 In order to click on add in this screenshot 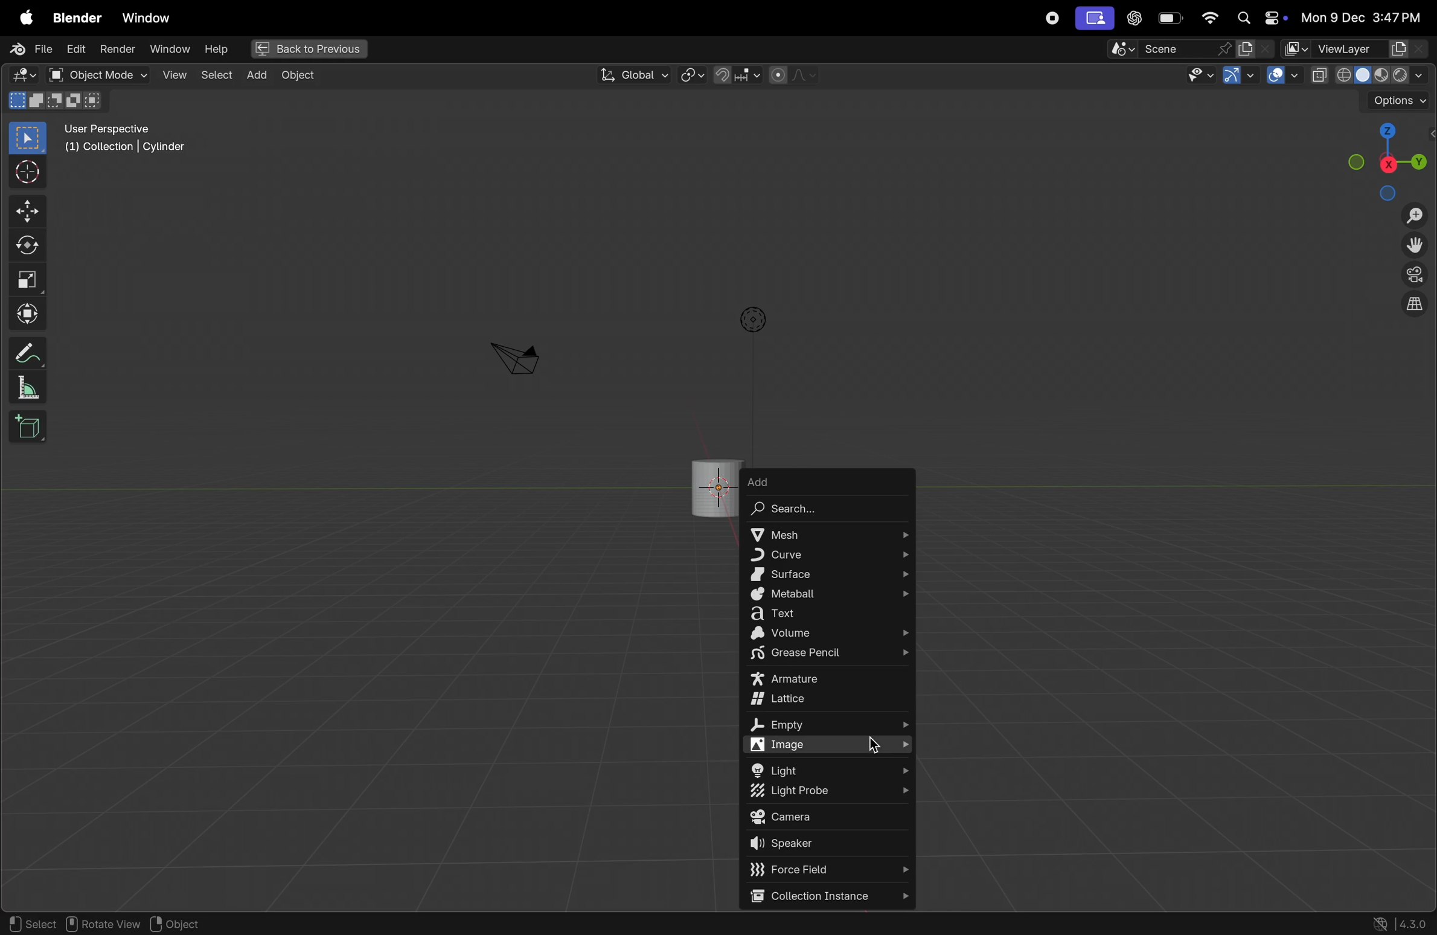, I will do `click(791, 481)`.